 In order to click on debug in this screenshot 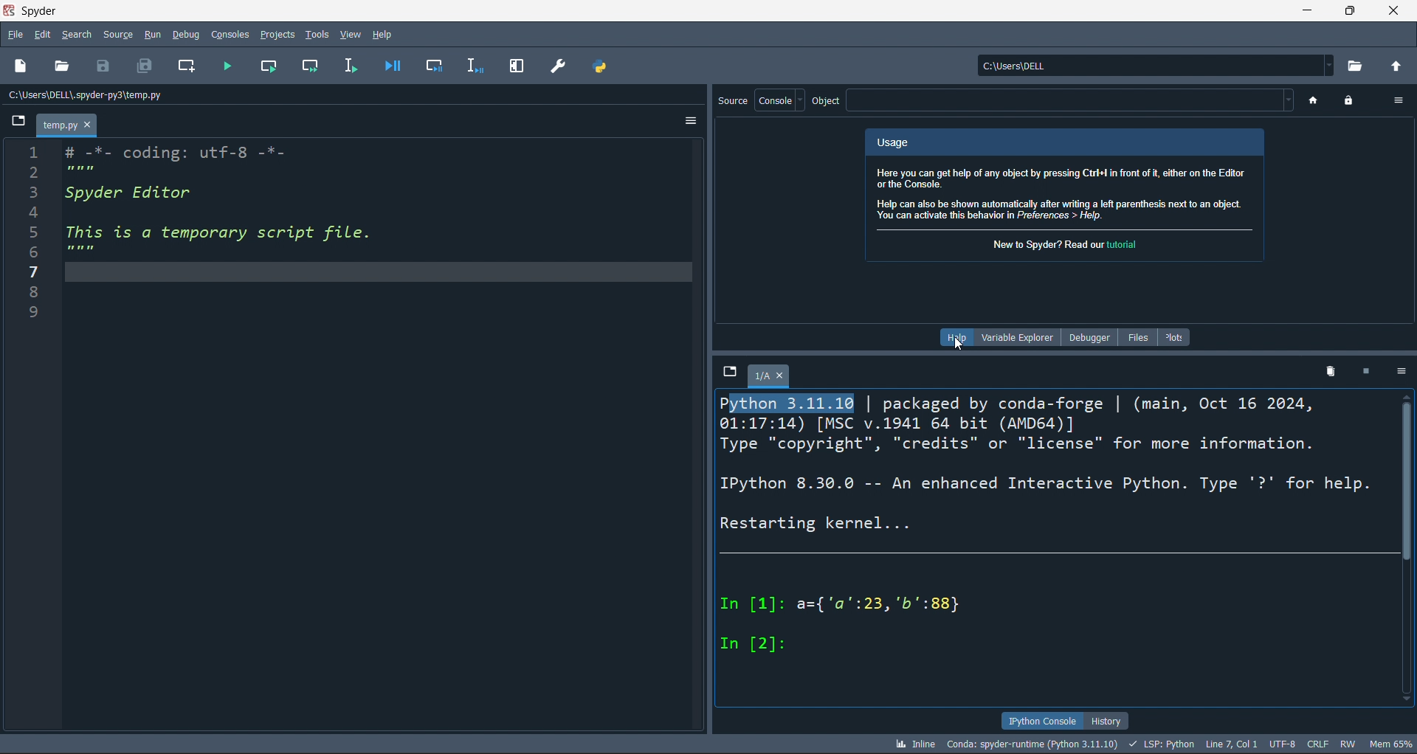, I will do `click(182, 35)`.